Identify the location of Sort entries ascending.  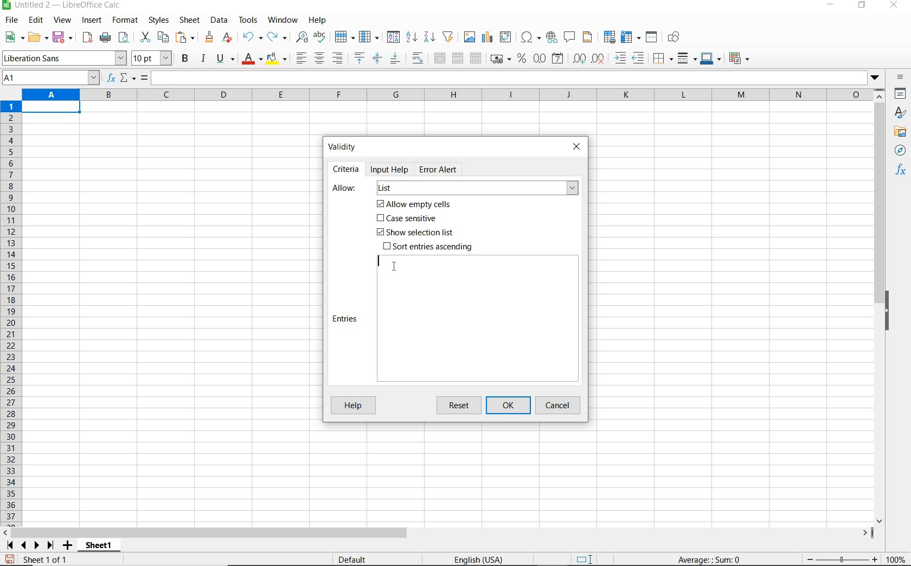
(429, 248).